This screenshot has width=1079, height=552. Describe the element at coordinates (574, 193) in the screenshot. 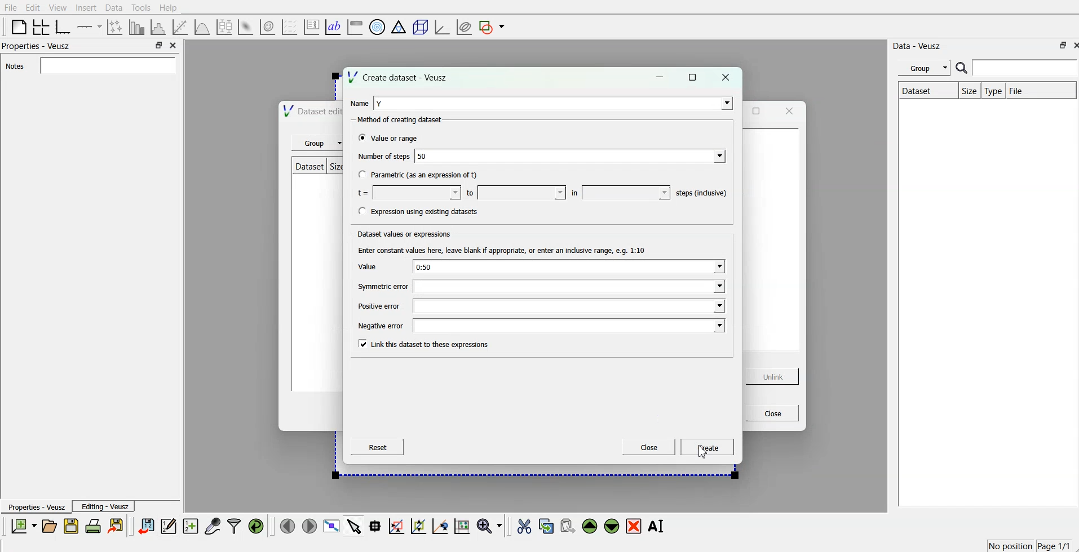

I see `in` at that location.